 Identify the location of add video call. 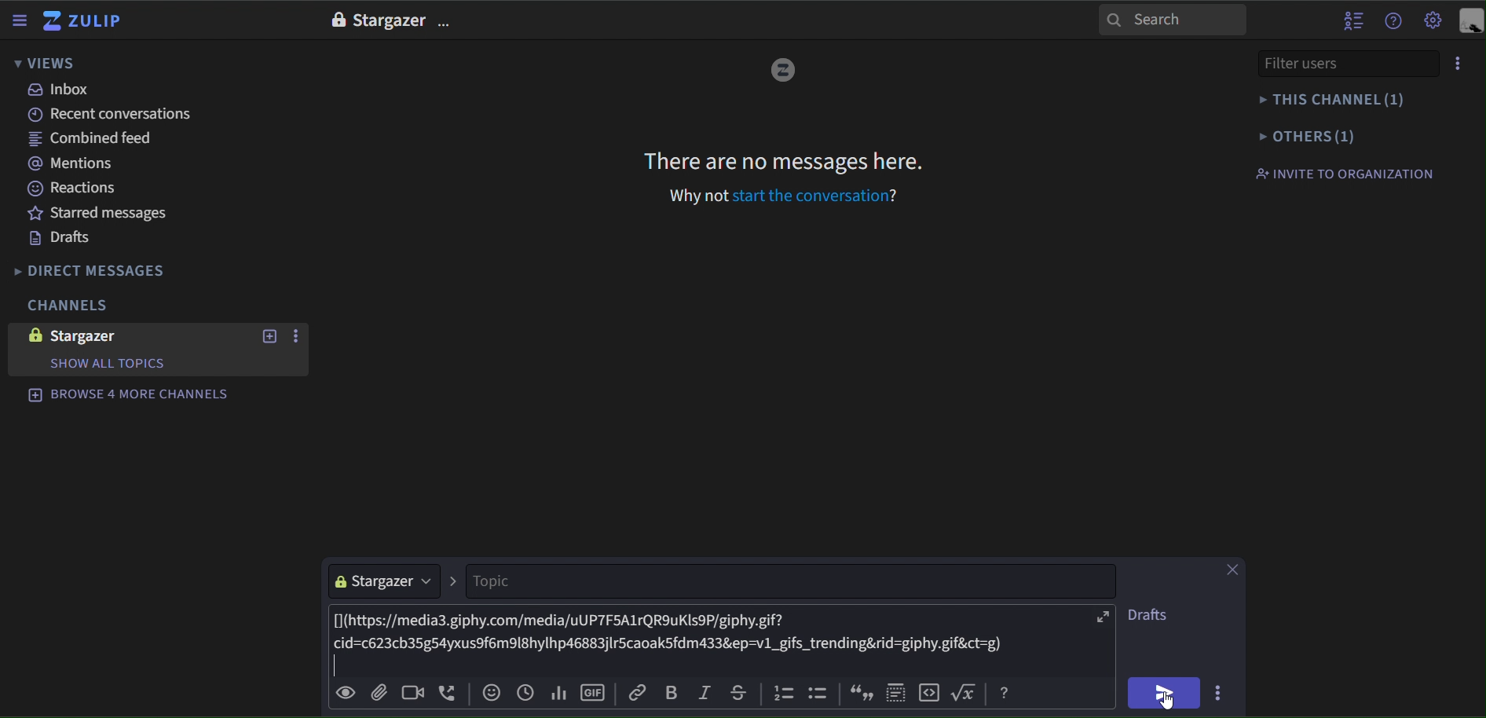
(409, 694).